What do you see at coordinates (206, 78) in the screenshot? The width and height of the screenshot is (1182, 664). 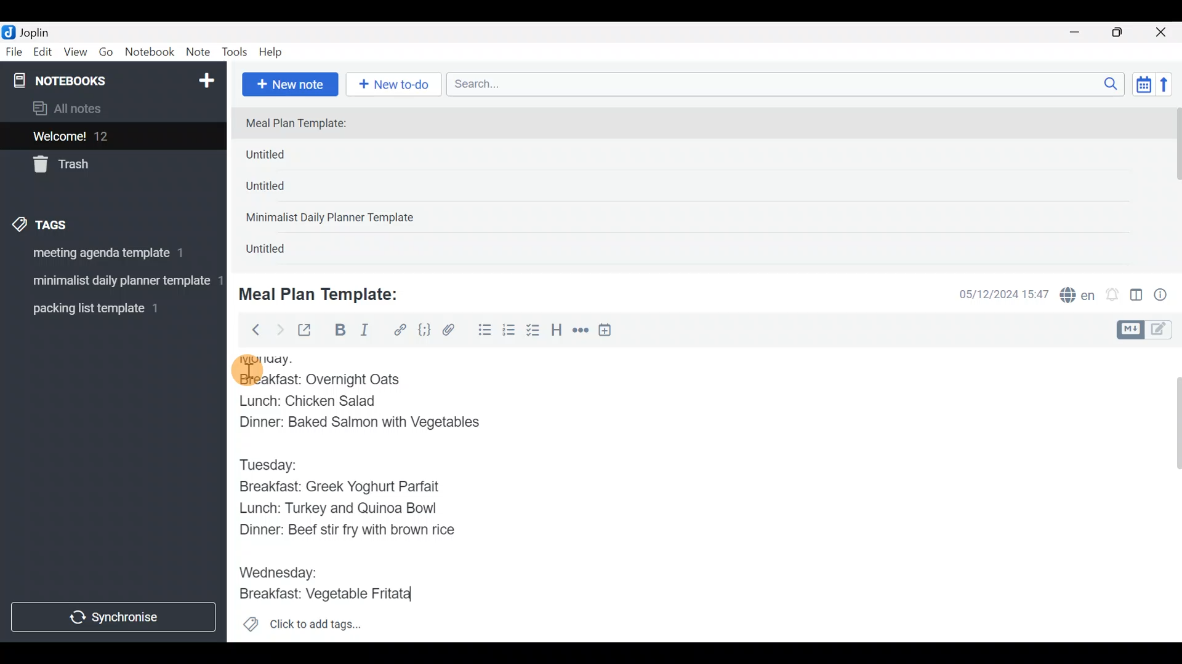 I see `New` at bounding box center [206, 78].